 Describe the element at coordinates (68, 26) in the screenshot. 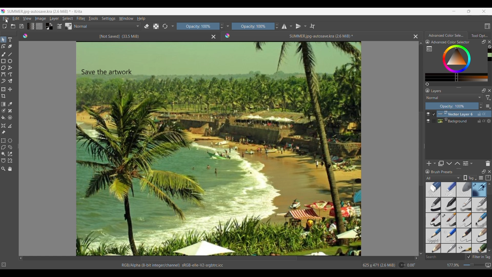

I see `Choose brush preset` at that location.